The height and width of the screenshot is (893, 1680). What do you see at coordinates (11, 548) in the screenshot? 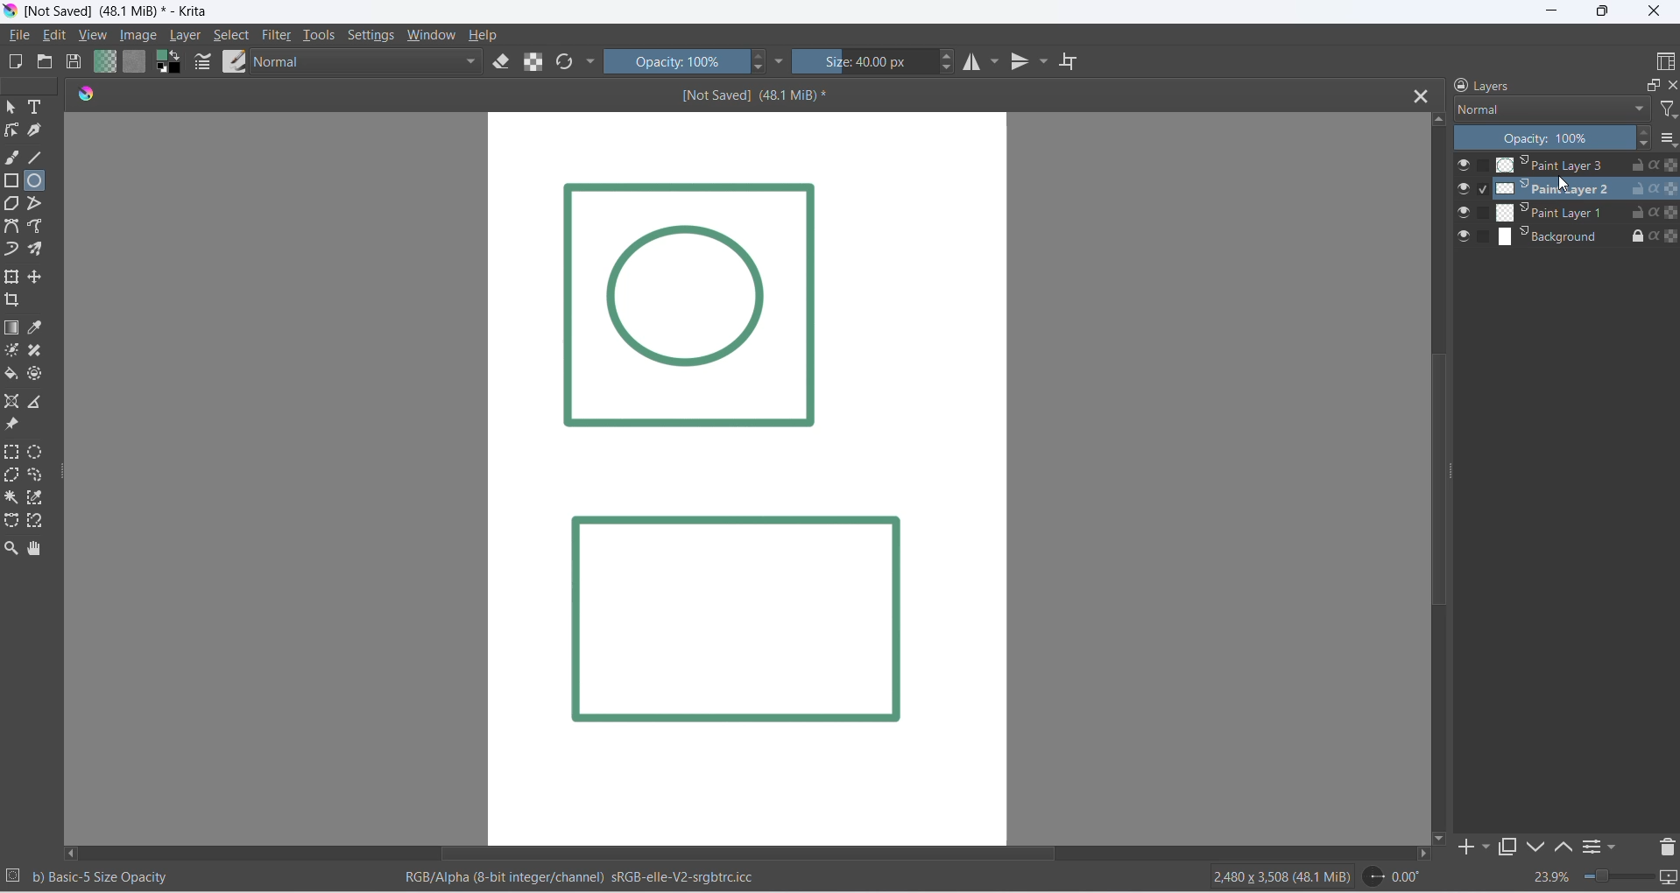
I see `zoom tool` at bounding box center [11, 548].